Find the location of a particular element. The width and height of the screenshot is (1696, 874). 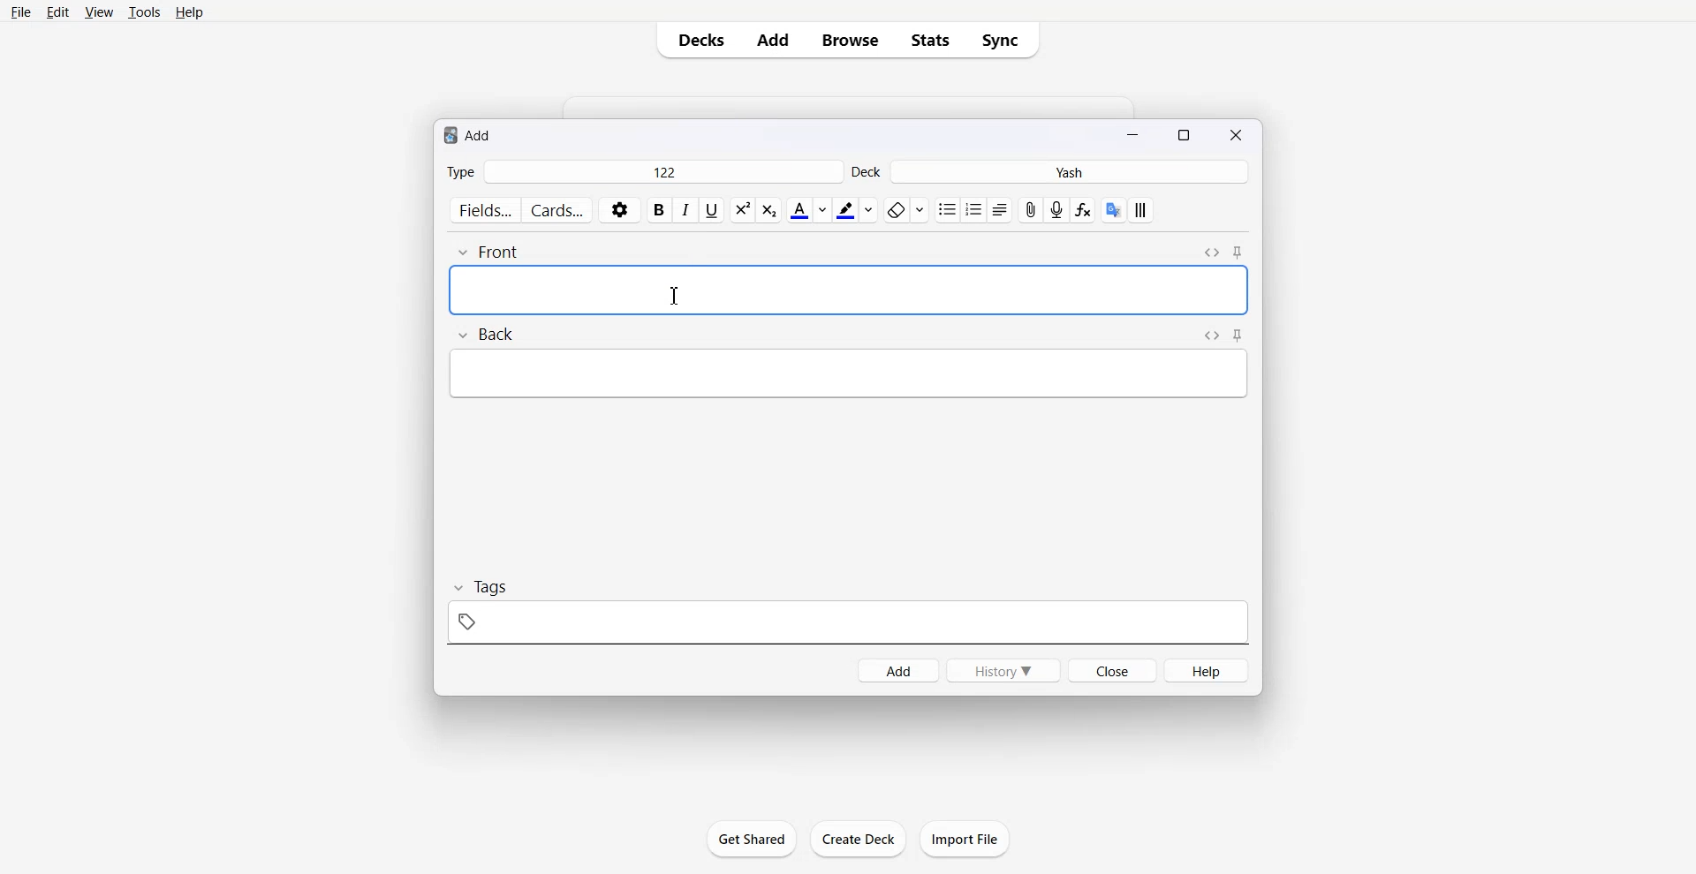

Decks is located at coordinates (695, 40).